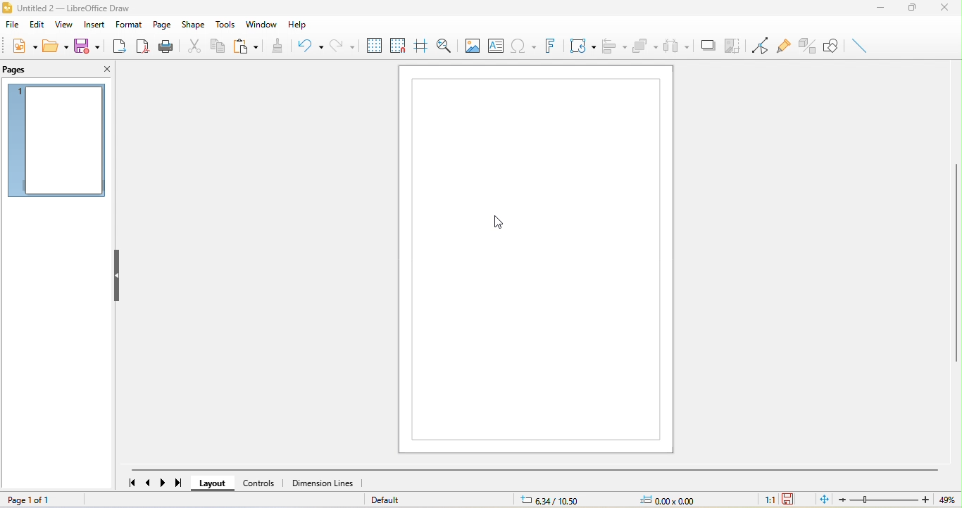 The image size is (962, 508). What do you see at coordinates (706, 44) in the screenshot?
I see `shadow` at bounding box center [706, 44].